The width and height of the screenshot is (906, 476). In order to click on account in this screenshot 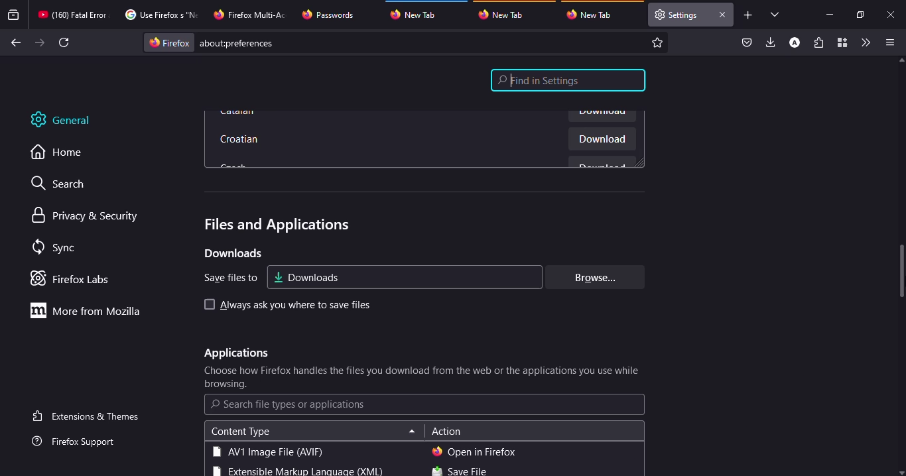, I will do `click(795, 43)`.